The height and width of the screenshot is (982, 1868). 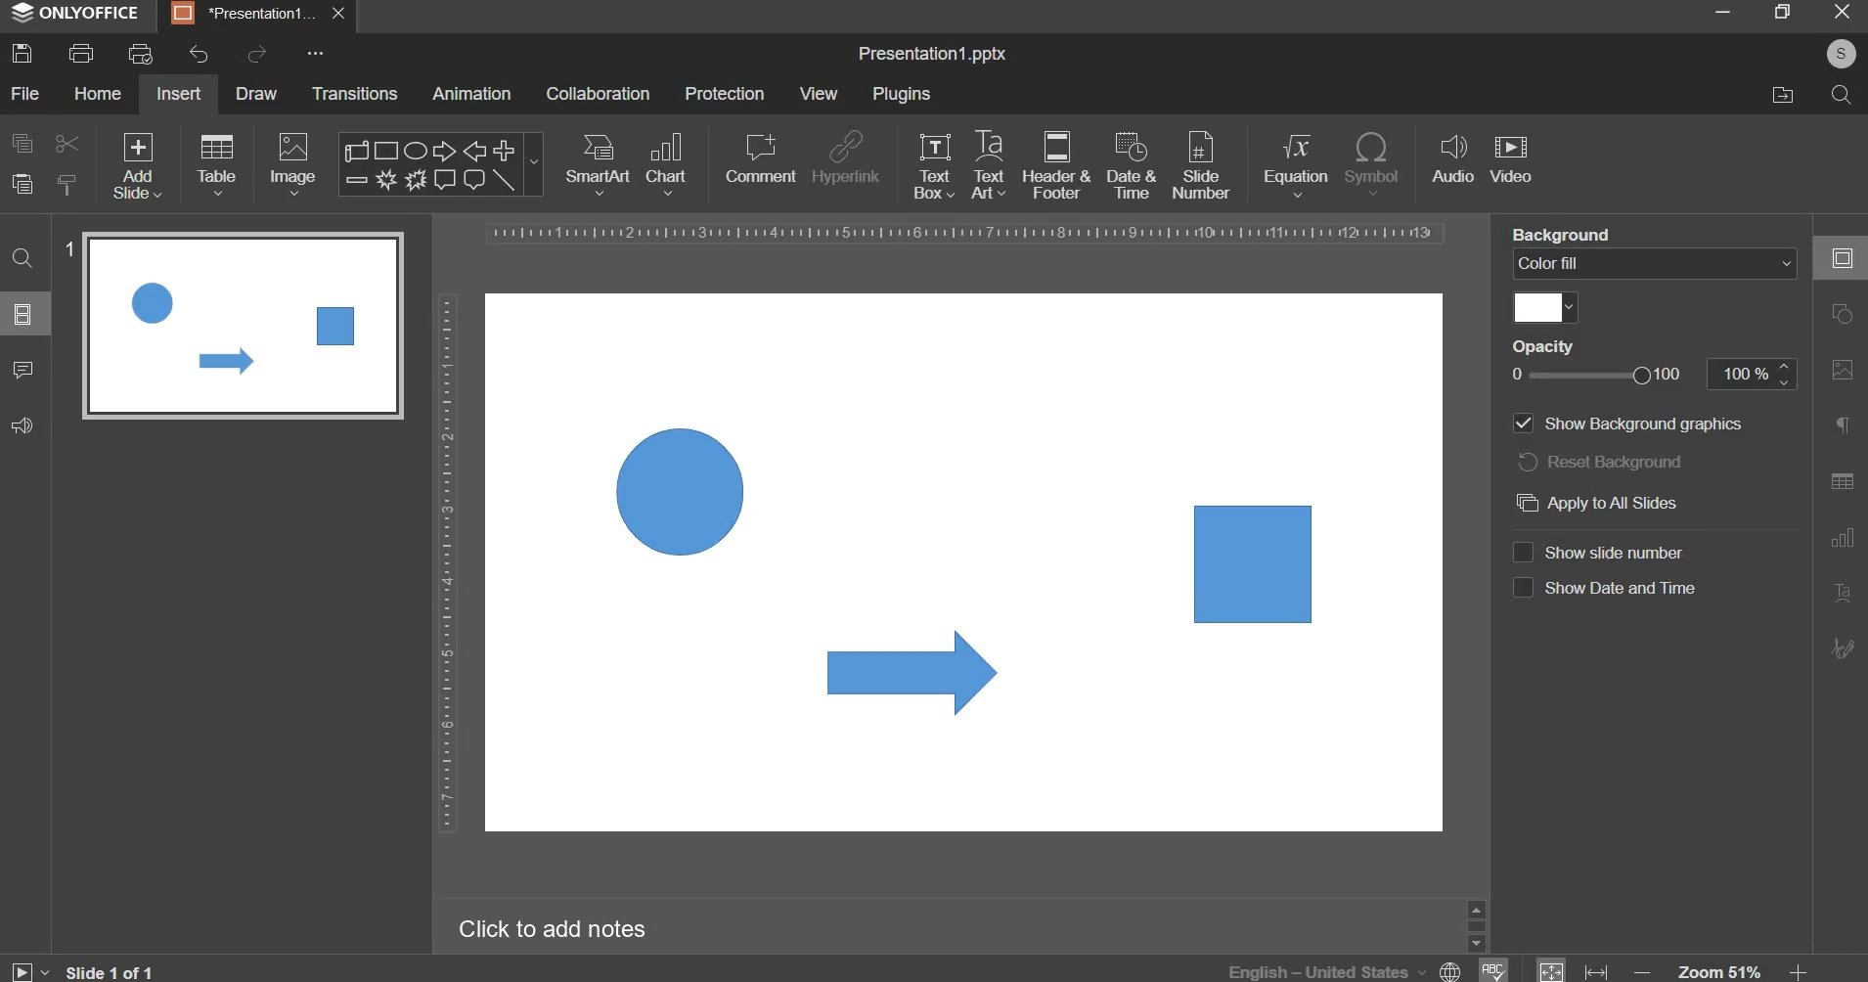 I want to click on shape, so click(x=438, y=164).